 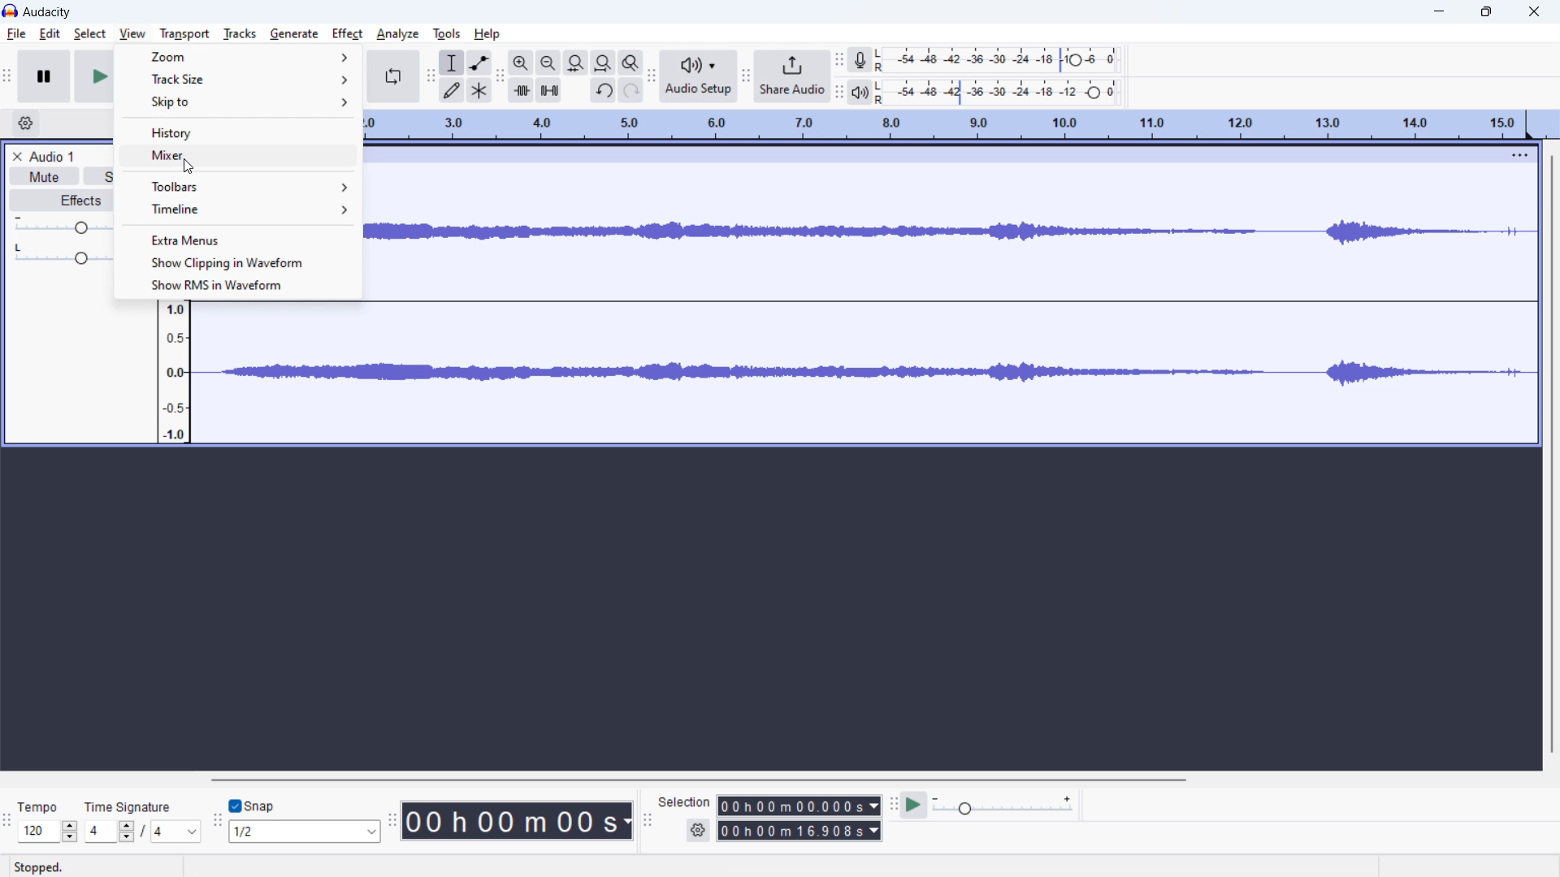 What do you see at coordinates (175, 361) in the screenshot?
I see `amplitude` at bounding box center [175, 361].